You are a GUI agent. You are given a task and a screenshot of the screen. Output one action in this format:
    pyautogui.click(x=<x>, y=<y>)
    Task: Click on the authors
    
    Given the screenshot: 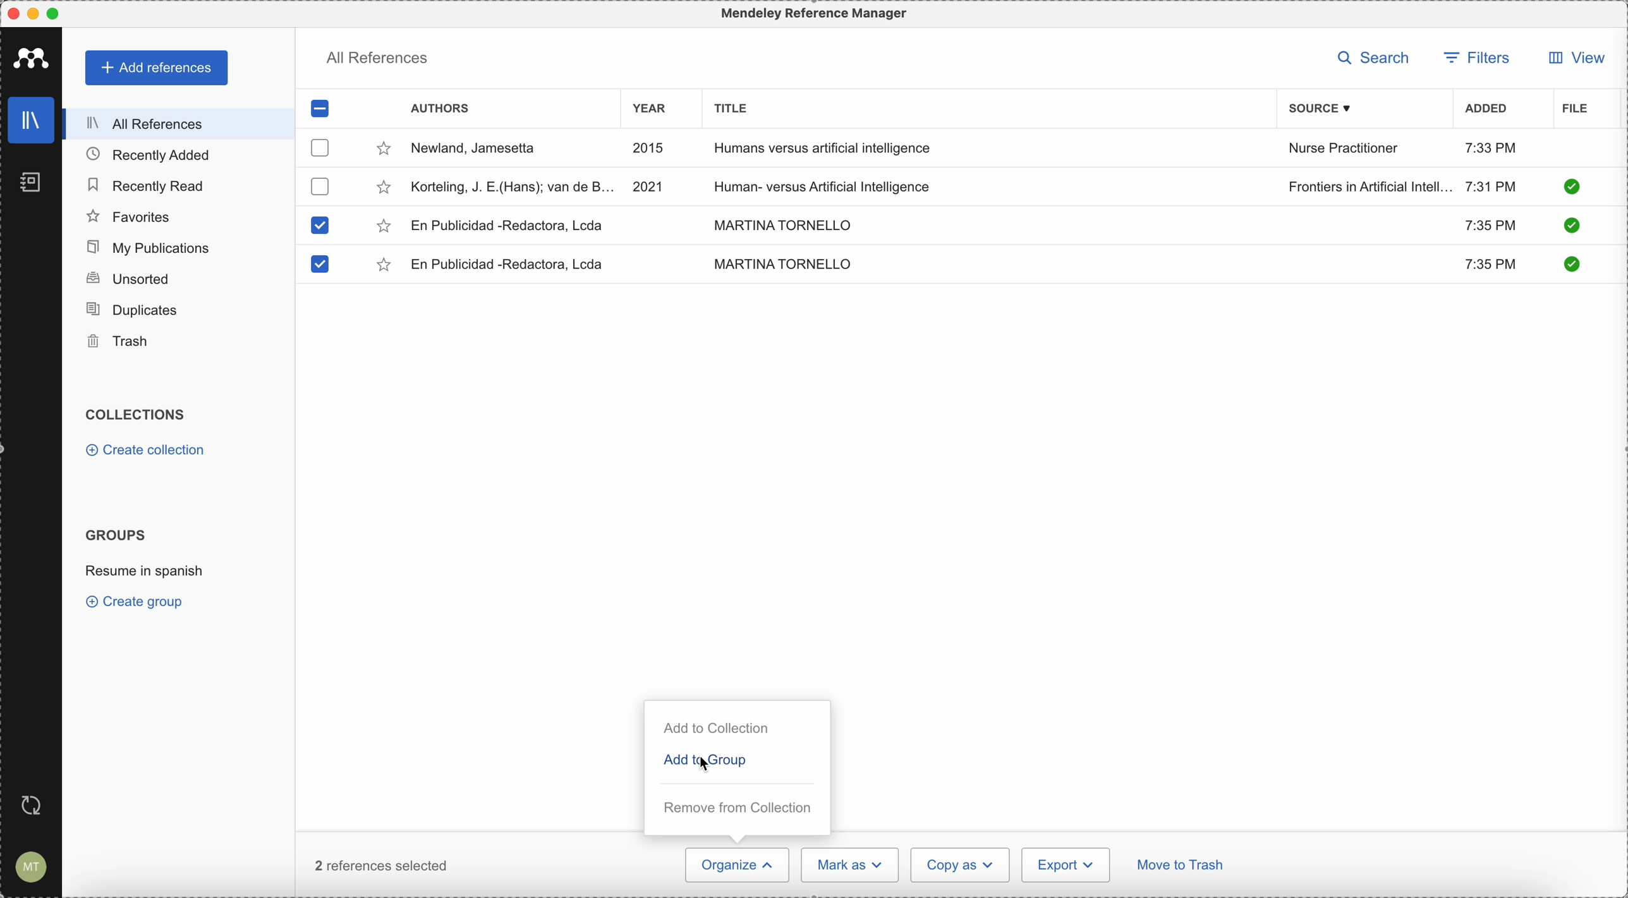 What is the action you would take?
    pyautogui.click(x=440, y=110)
    